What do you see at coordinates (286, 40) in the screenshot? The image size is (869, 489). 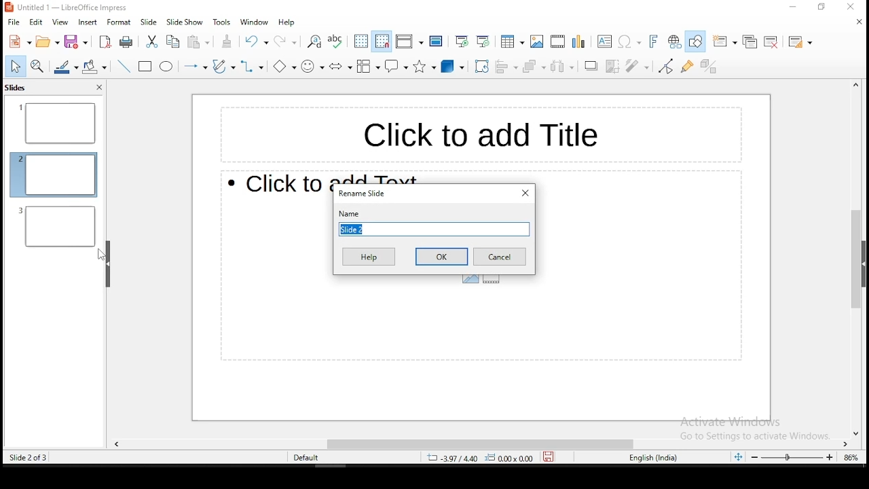 I see `redo` at bounding box center [286, 40].